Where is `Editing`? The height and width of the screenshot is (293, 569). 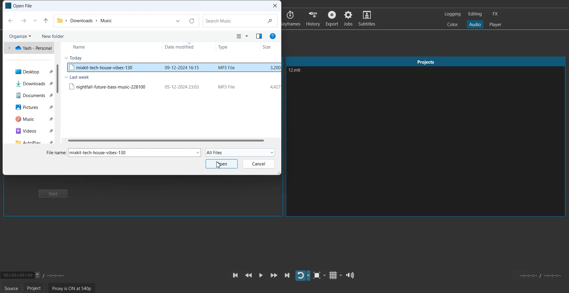
Editing is located at coordinates (475, 14).